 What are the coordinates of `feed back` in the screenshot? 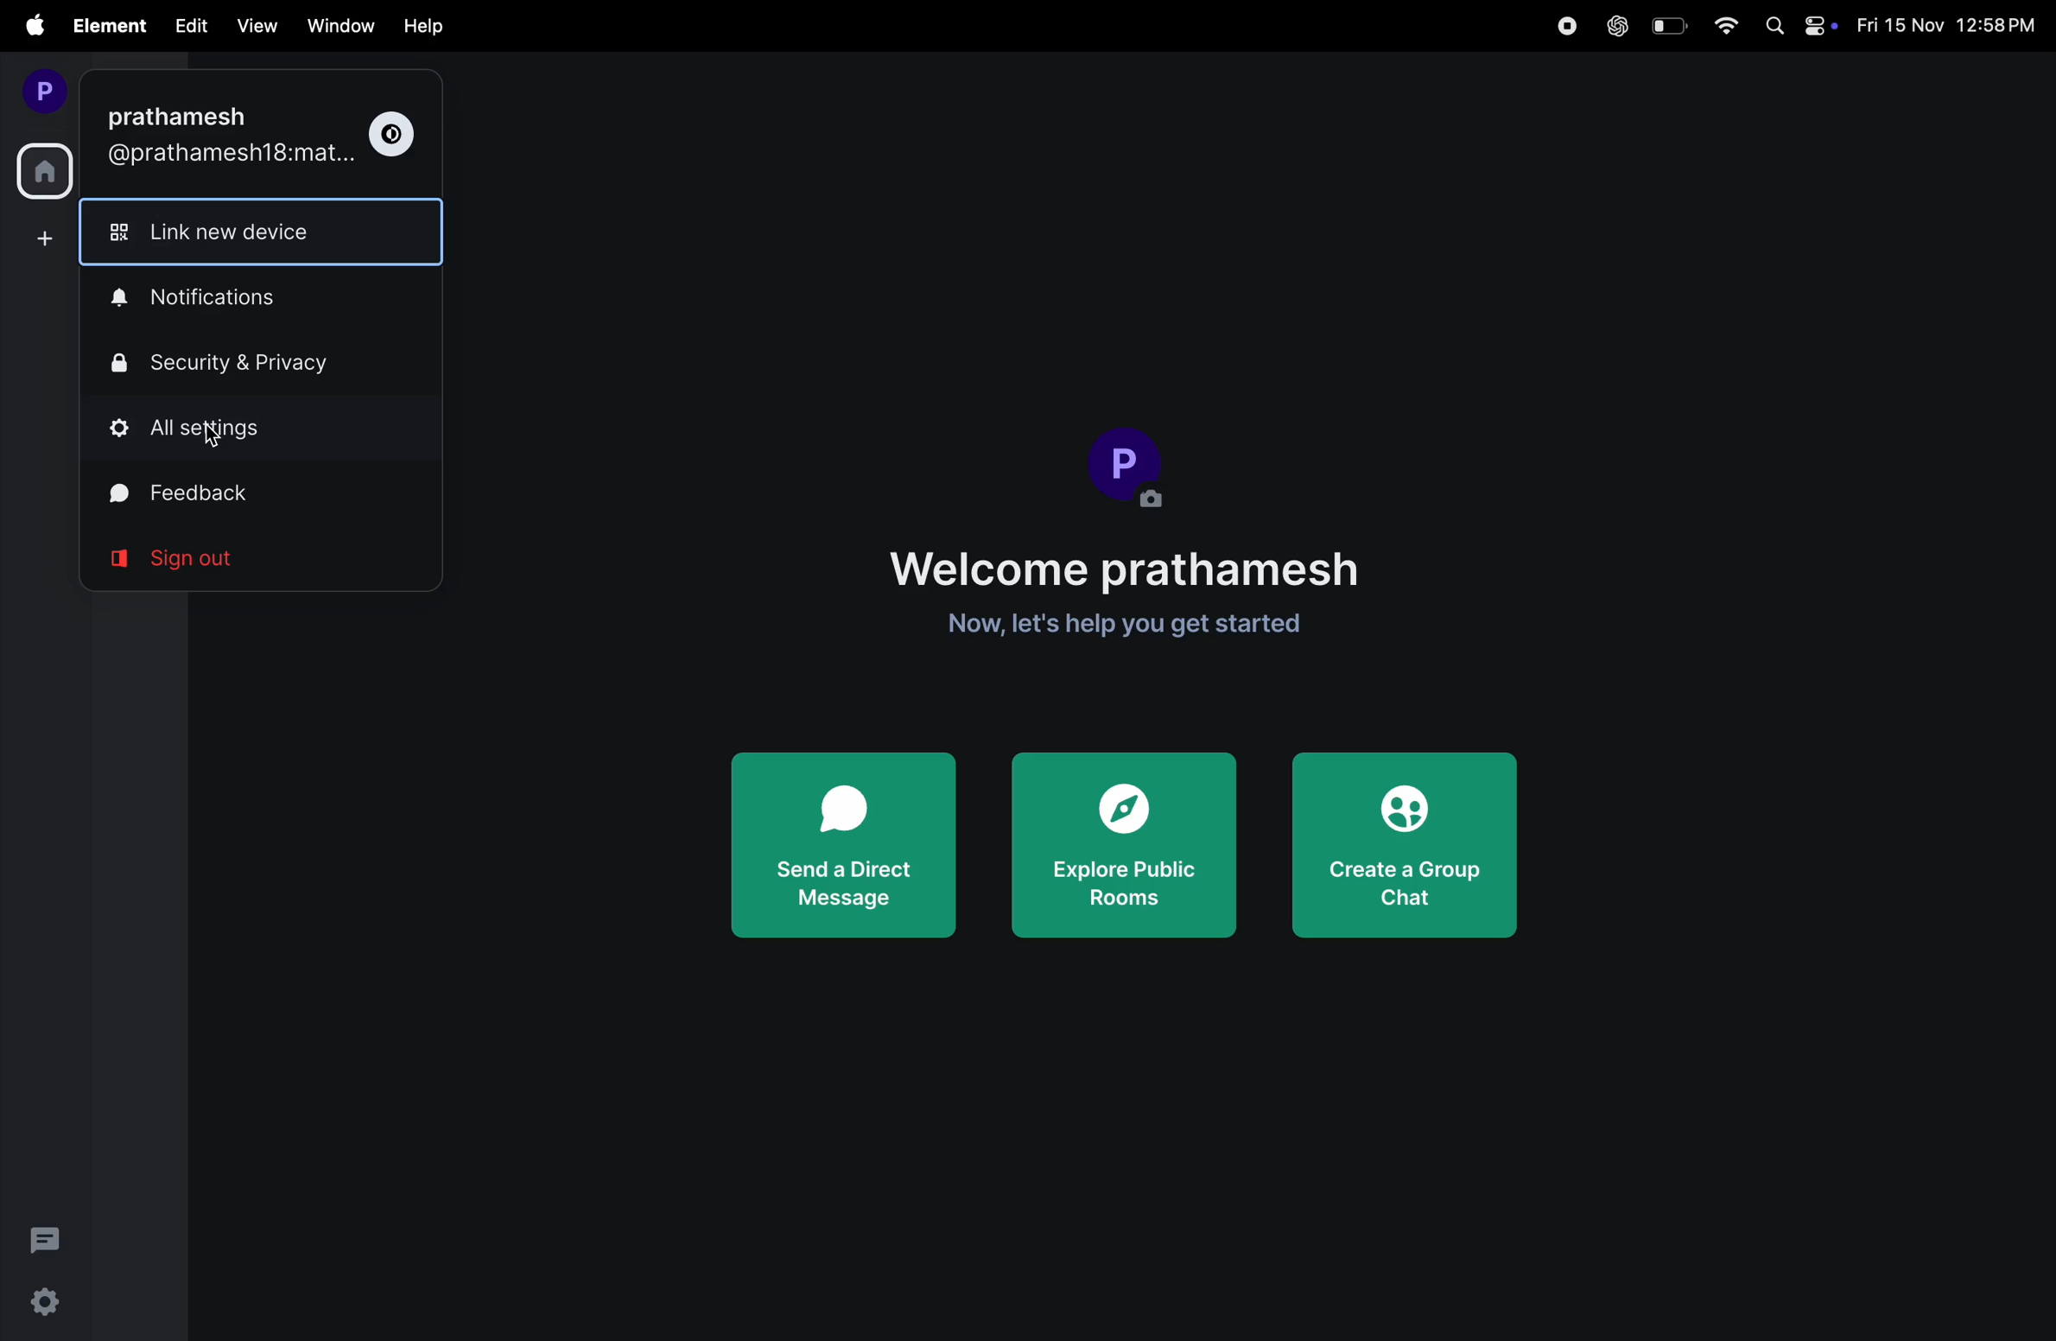 It's located at (263, 492).